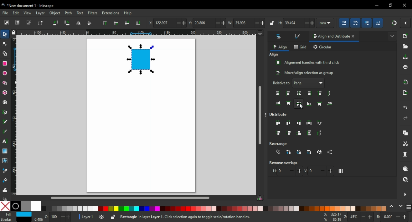 Image resolution: width=412 pixels, height=222 pixels. I want to click on previous, so click(392, 206).